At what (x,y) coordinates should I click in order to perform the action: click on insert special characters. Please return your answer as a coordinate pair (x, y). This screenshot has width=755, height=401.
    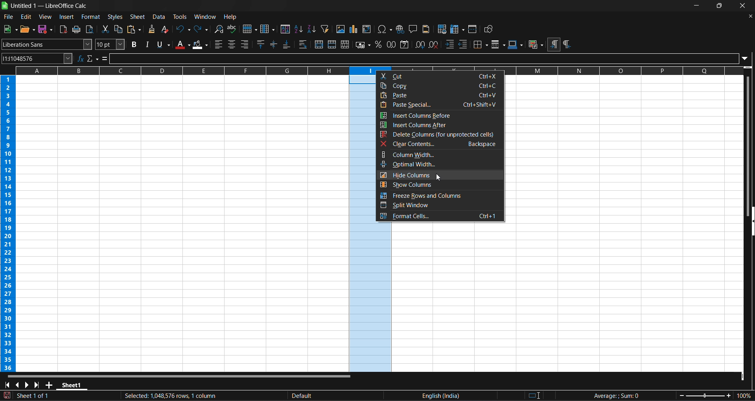
    Looking at the image, I should click on (385, 29).